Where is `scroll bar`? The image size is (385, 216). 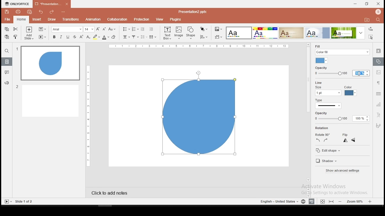
scroll bar is located at coordinates (307, 115).